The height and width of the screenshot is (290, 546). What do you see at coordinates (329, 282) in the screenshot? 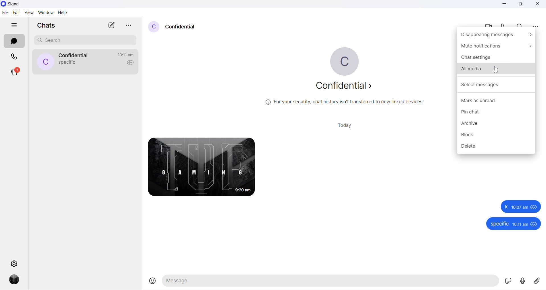
I see `message text area` at bounding box center [329, 282].